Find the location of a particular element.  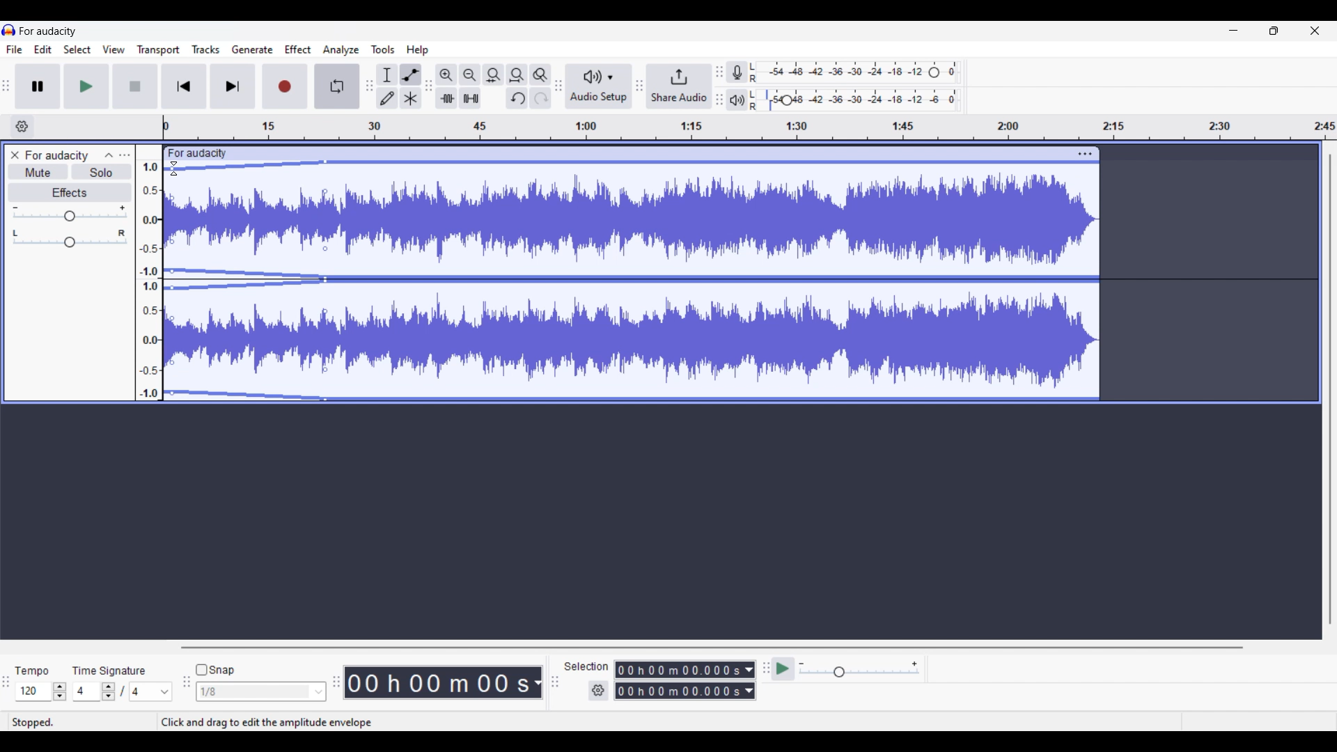

Open menu is located at coordinates (125, 155).